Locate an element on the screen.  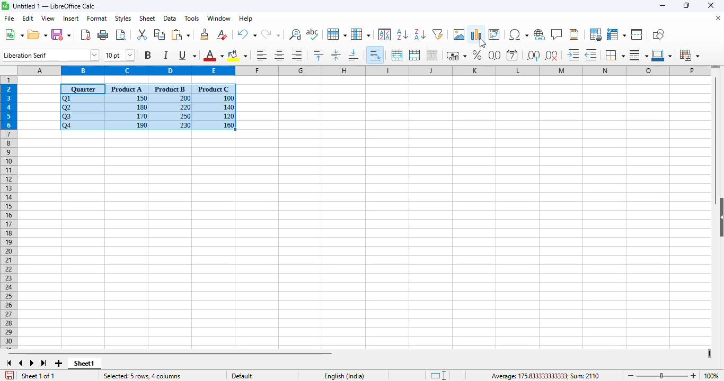
standard selection is located at coordinates (438, 376).